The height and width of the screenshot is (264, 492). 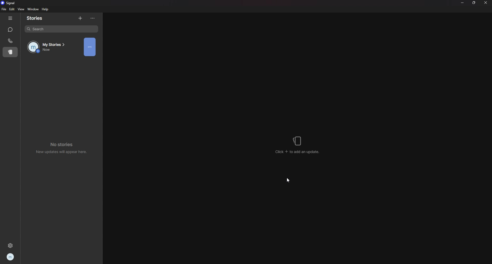 I want to click on help, so click(x=46, y=9).